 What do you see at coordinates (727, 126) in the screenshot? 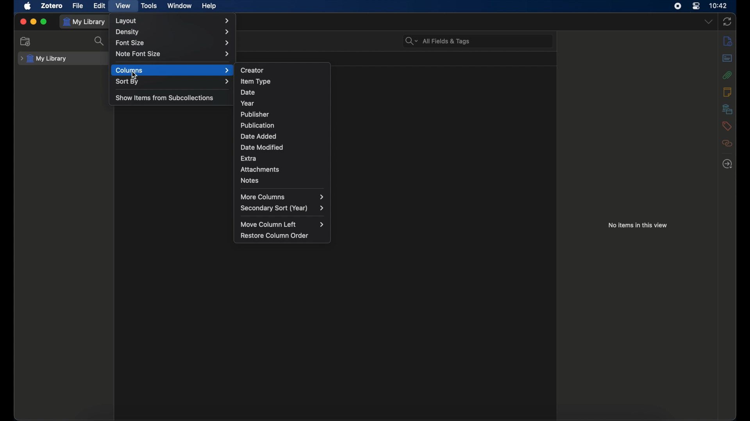
I see `tags` at bounding box center [727, 126].